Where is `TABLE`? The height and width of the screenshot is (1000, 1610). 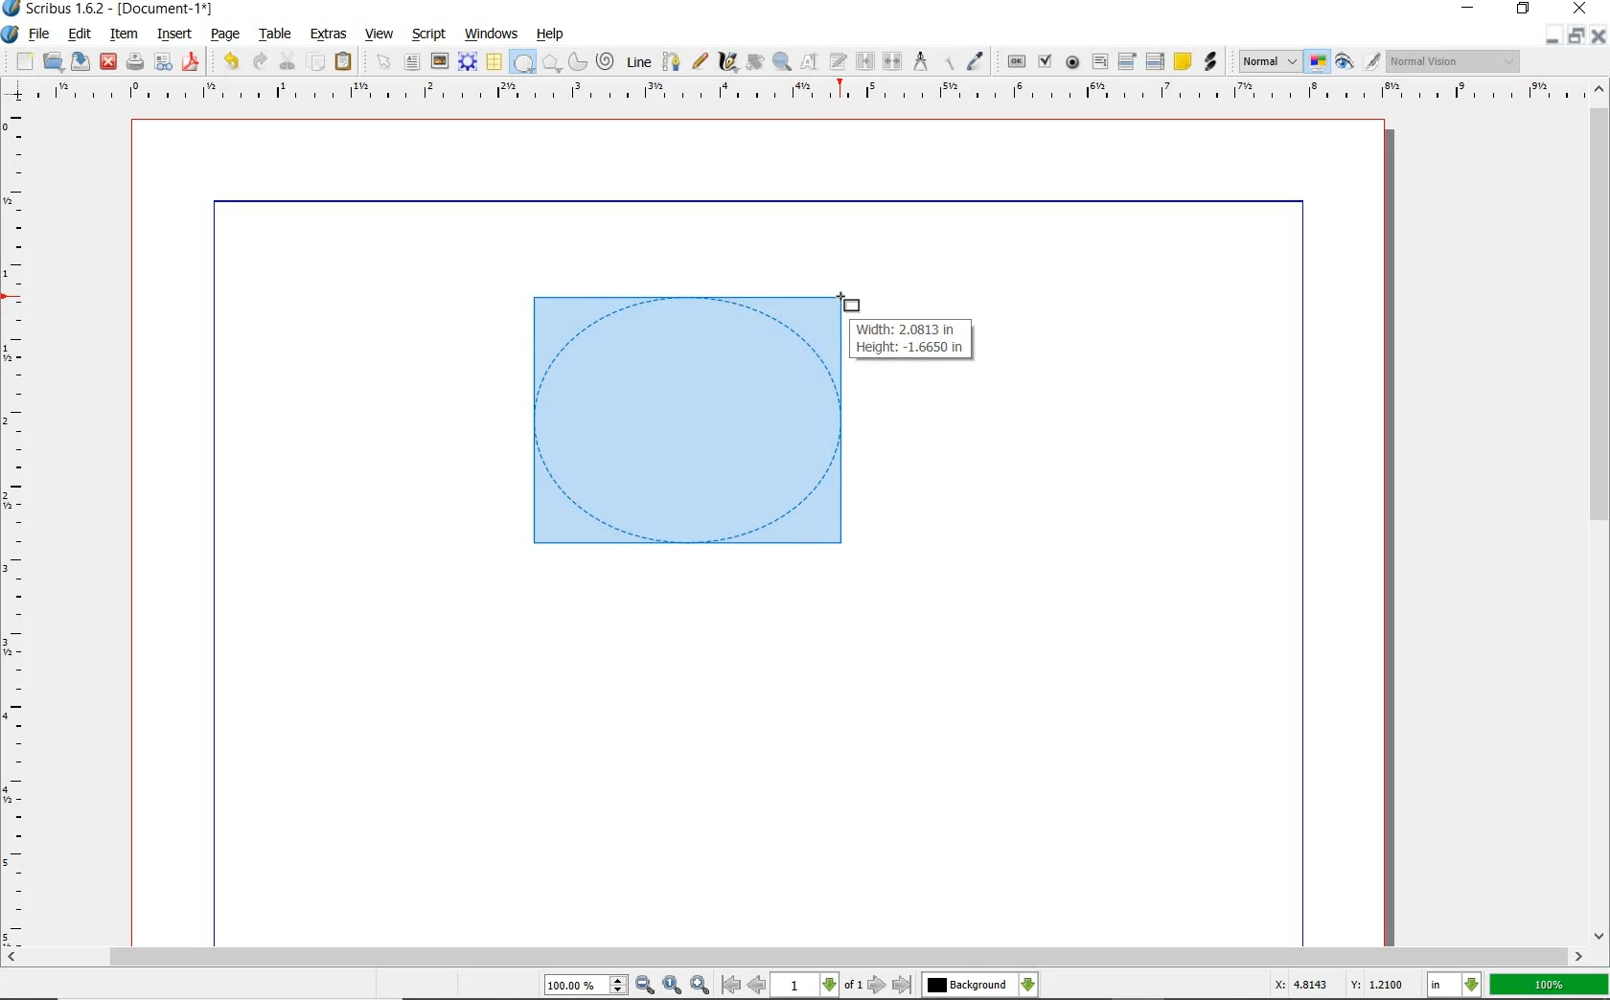 TABLE is located at coordinates (494, 62).